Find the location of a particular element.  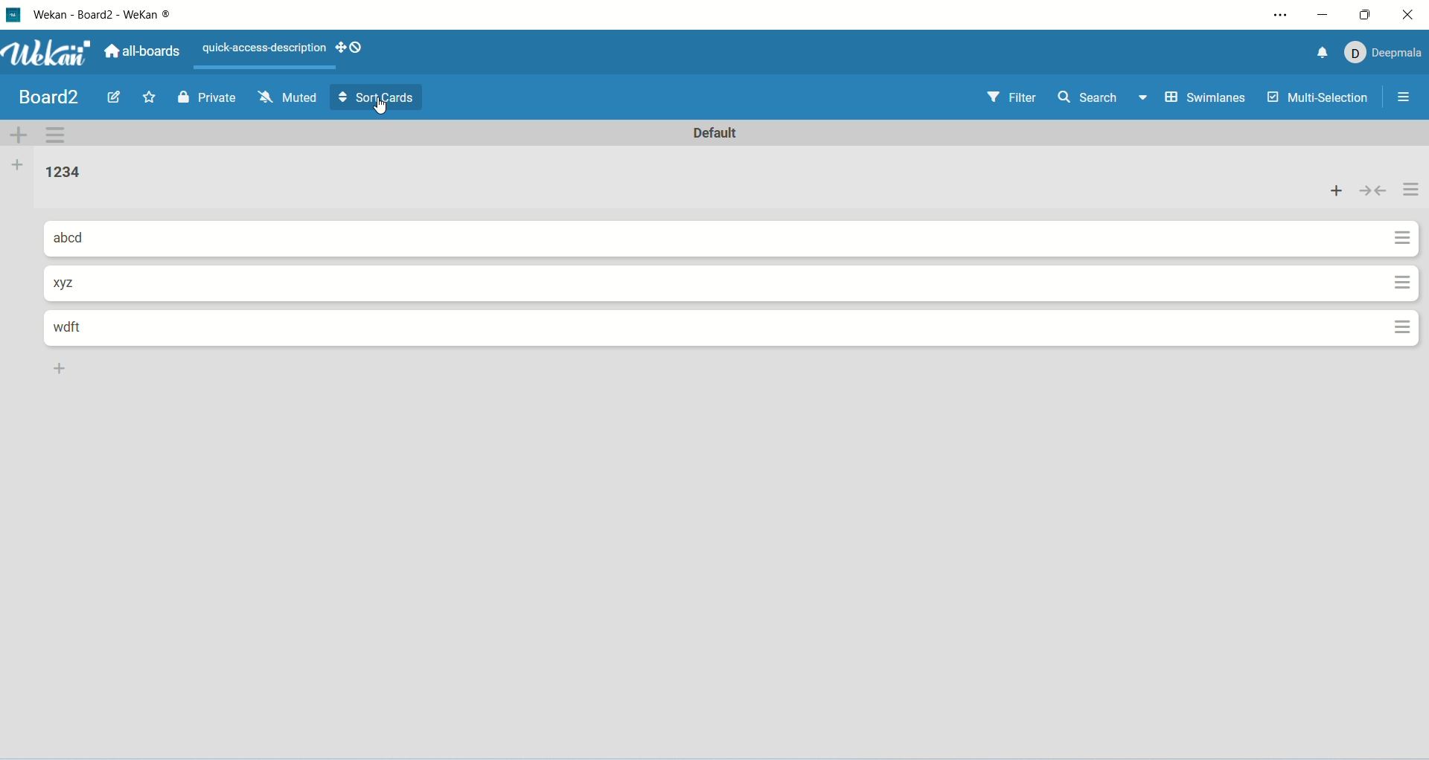

title is located at coordinates (51, 97).